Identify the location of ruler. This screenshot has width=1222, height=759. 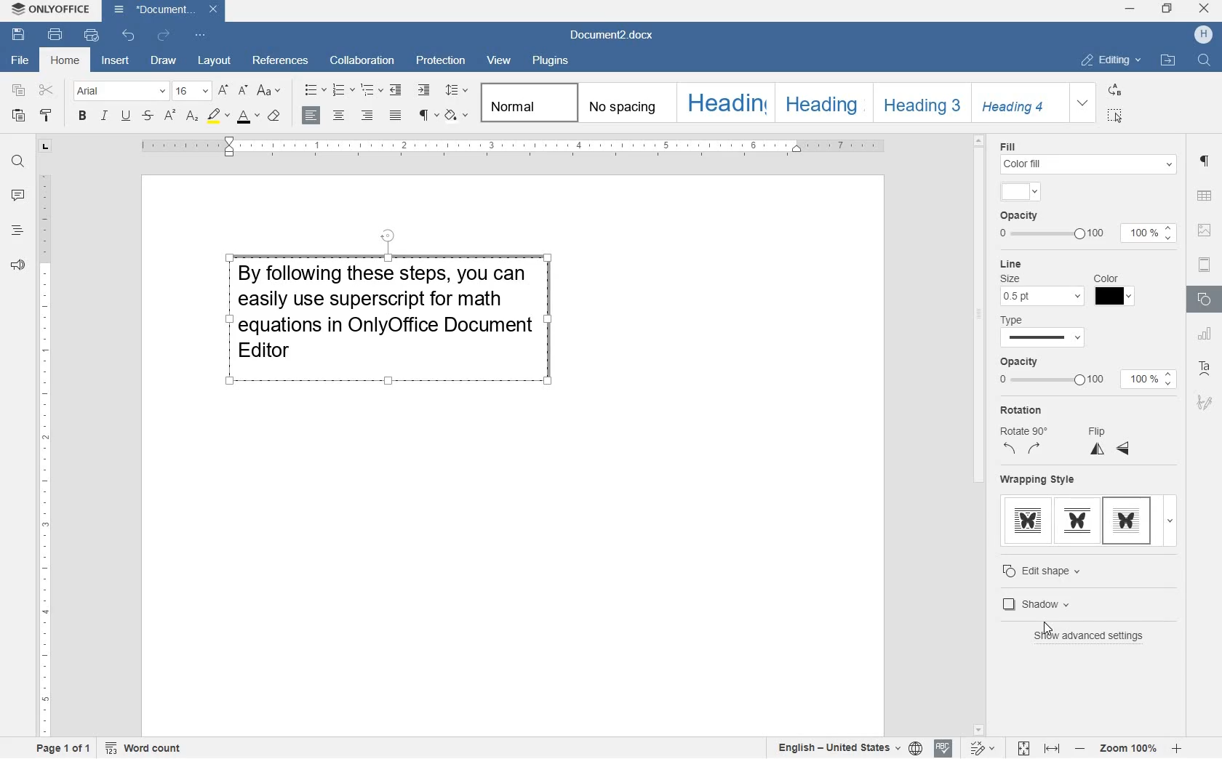
(44, 455).